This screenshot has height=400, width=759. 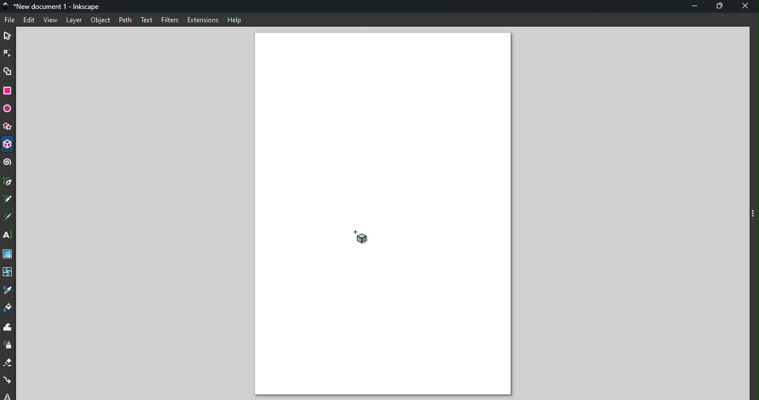 What do you see at coordinates (9, 182) in the screenshot?
I see `Pen tool` at bounding box center [9, 182].